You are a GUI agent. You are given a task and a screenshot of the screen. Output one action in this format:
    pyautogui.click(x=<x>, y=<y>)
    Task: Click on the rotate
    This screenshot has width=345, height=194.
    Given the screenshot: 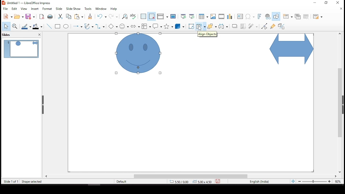 What is the action you would take?
    pyautogui.click(x=191, y=26)
    